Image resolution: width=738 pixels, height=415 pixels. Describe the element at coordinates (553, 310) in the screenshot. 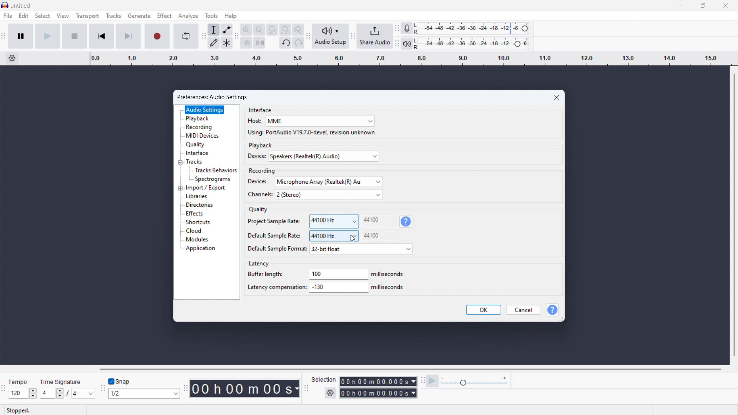

I see `help` at that location.